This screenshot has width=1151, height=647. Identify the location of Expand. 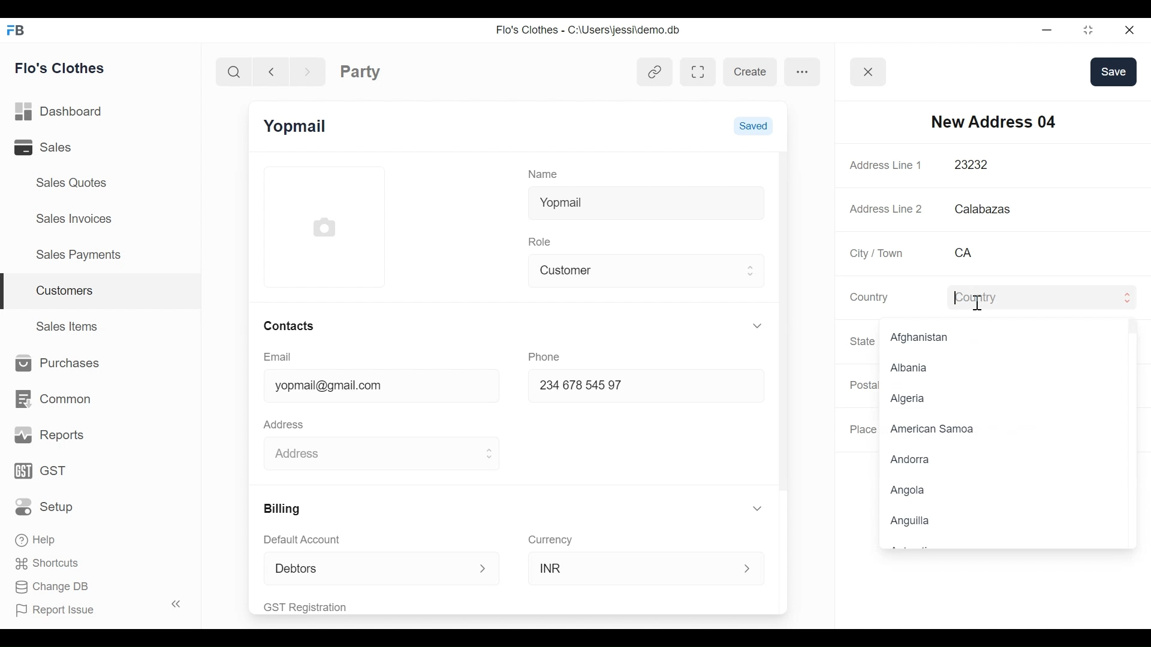
(749, 569).